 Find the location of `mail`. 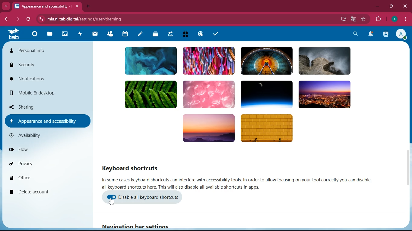

mail is located at coordinates (95, 34).